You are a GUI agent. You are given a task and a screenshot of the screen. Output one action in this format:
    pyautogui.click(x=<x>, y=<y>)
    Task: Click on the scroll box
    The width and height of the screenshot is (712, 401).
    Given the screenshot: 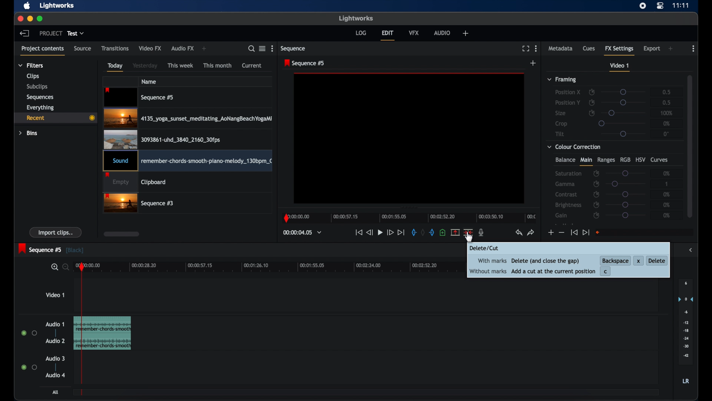 What is the action you would take?
    pyautogui.click(x=122, y=234)
    